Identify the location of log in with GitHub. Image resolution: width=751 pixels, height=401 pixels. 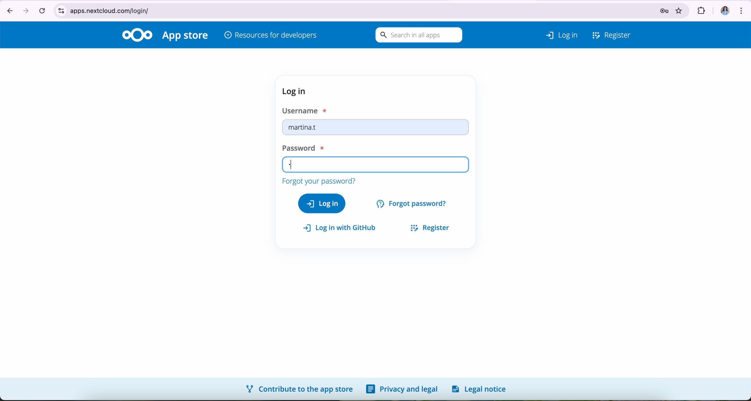
(342, 228).